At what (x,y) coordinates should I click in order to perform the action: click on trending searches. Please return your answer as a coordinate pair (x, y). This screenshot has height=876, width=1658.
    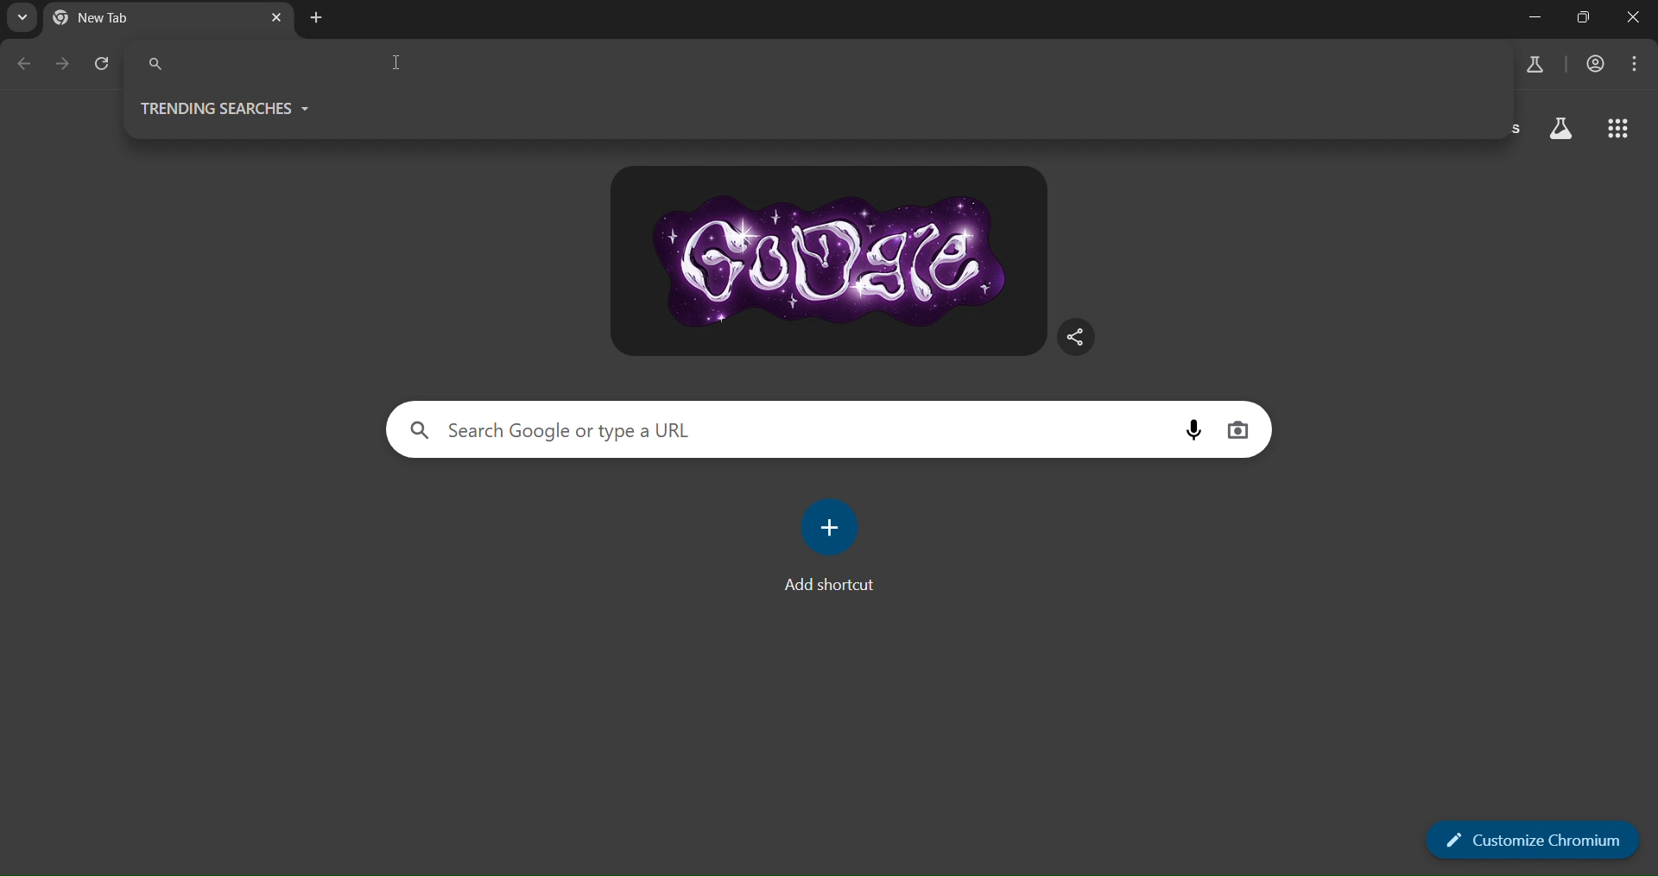
    Looking at the image, I should click on (224, 105).